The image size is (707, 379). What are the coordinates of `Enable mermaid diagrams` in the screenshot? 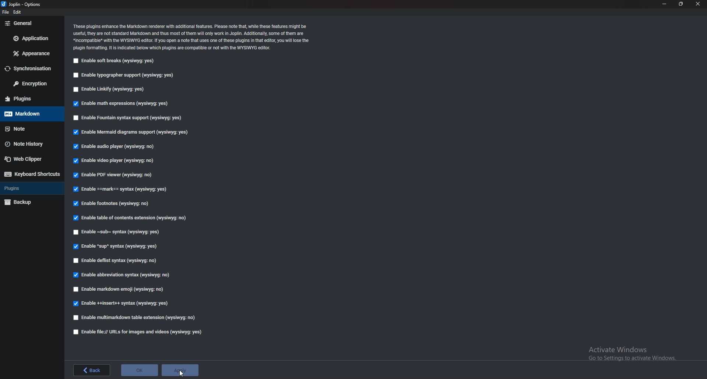 It's located at (133, 133).